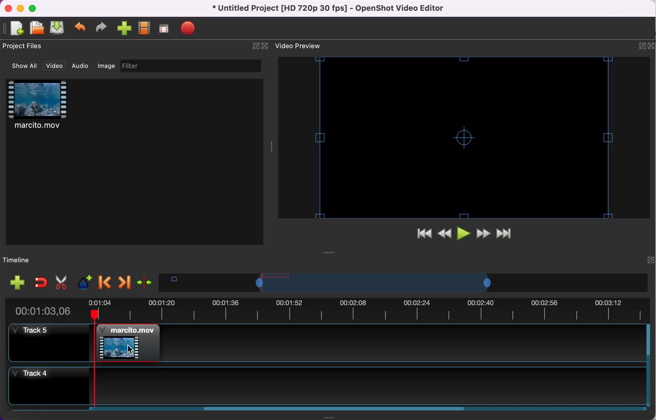  What do you see at coordinates (300, 46) in the screenshot?
I see `video preview` at bounding box center [300, 46].